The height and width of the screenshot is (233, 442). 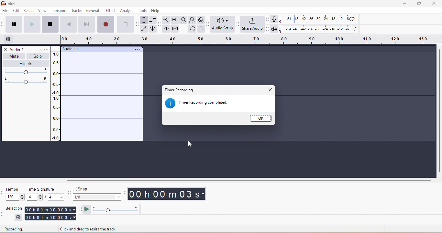 I want to click on Click and drag to resize the track., so click(x=89, y=228).